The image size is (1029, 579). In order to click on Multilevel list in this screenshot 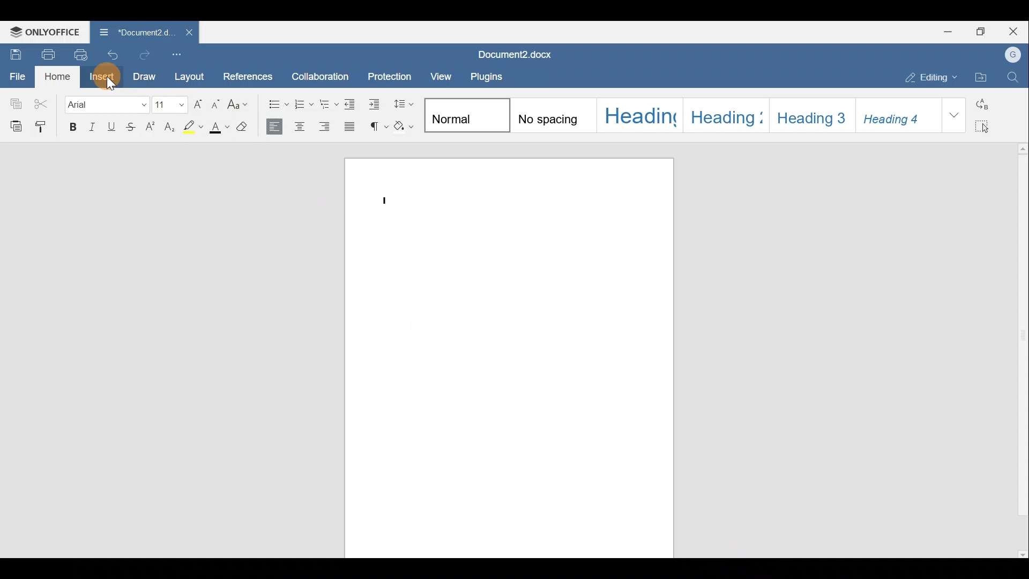, I will do `click(331, 103)`.